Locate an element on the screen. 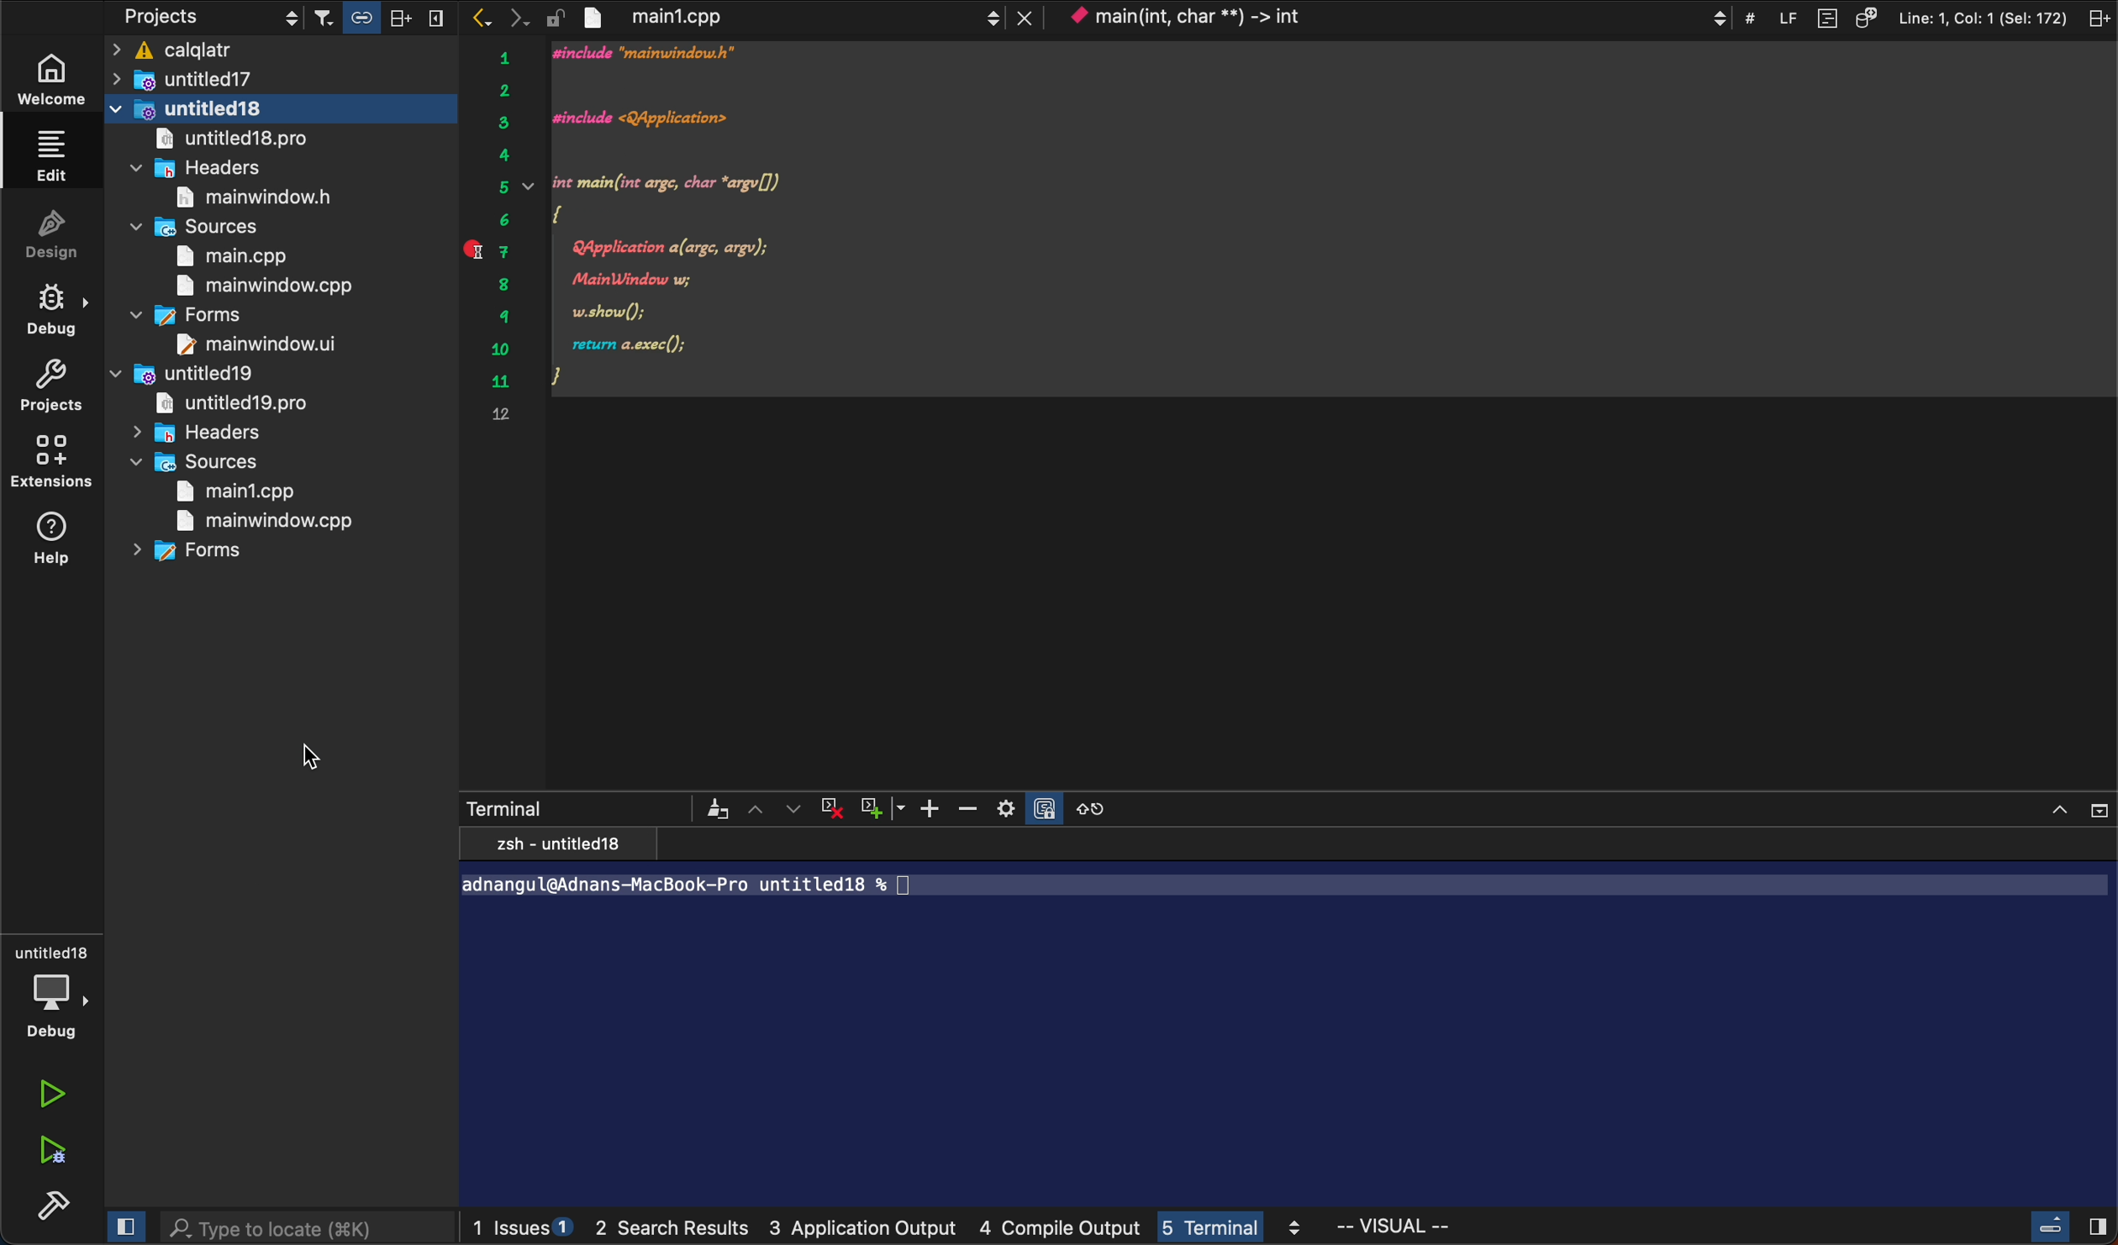 The image size is (2118, 1245). help is located at coordinates (50, 544).